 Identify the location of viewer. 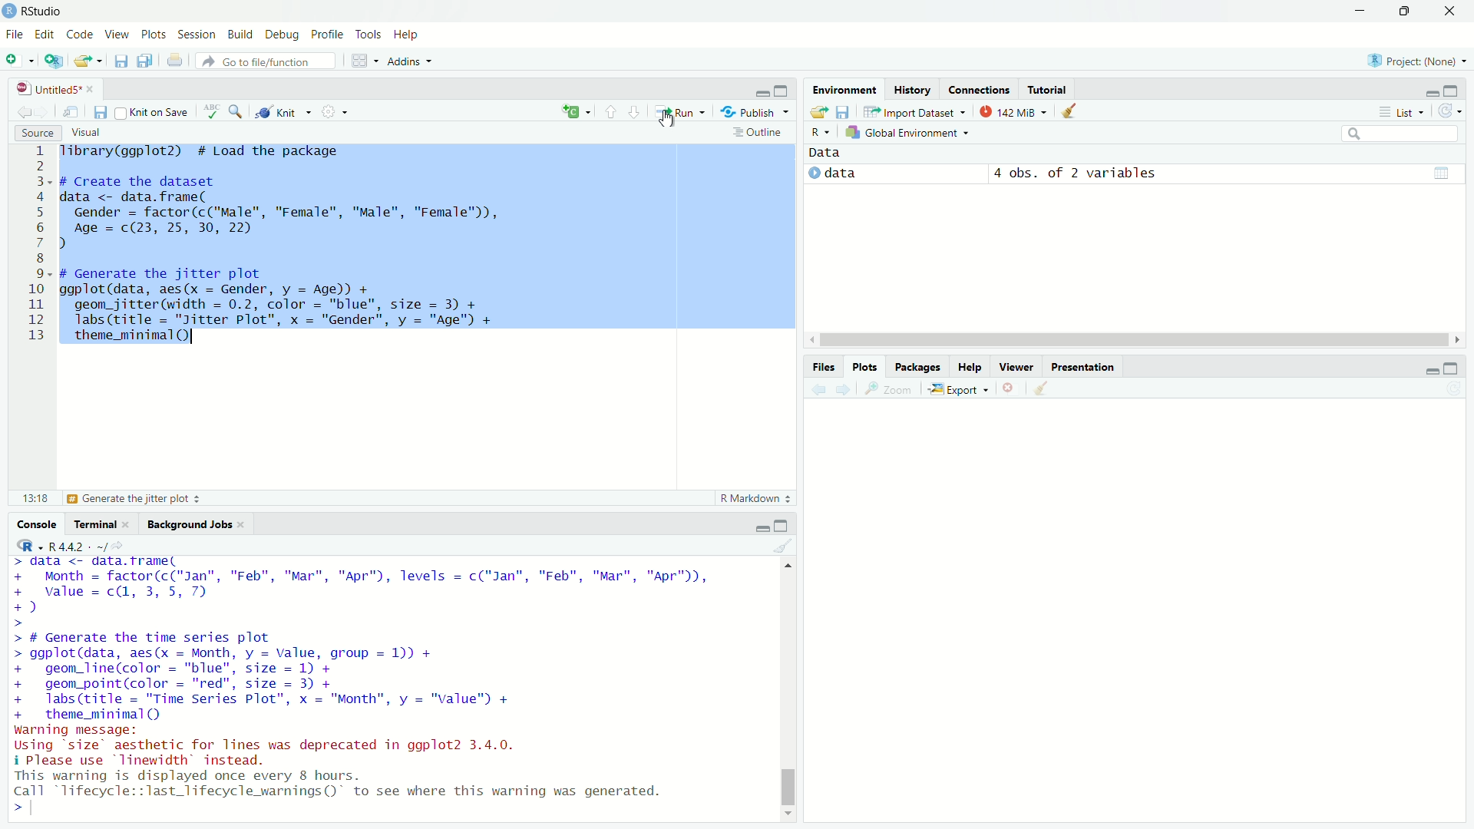
(1015, 368).